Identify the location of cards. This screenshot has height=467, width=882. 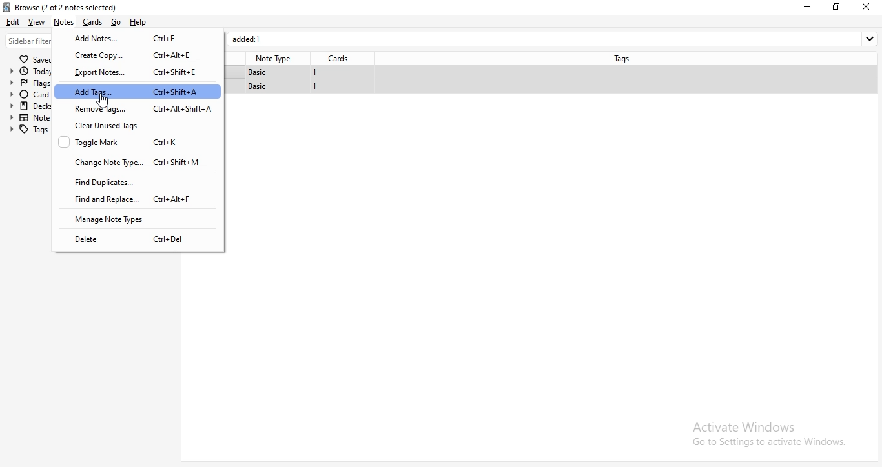
(91, 22).